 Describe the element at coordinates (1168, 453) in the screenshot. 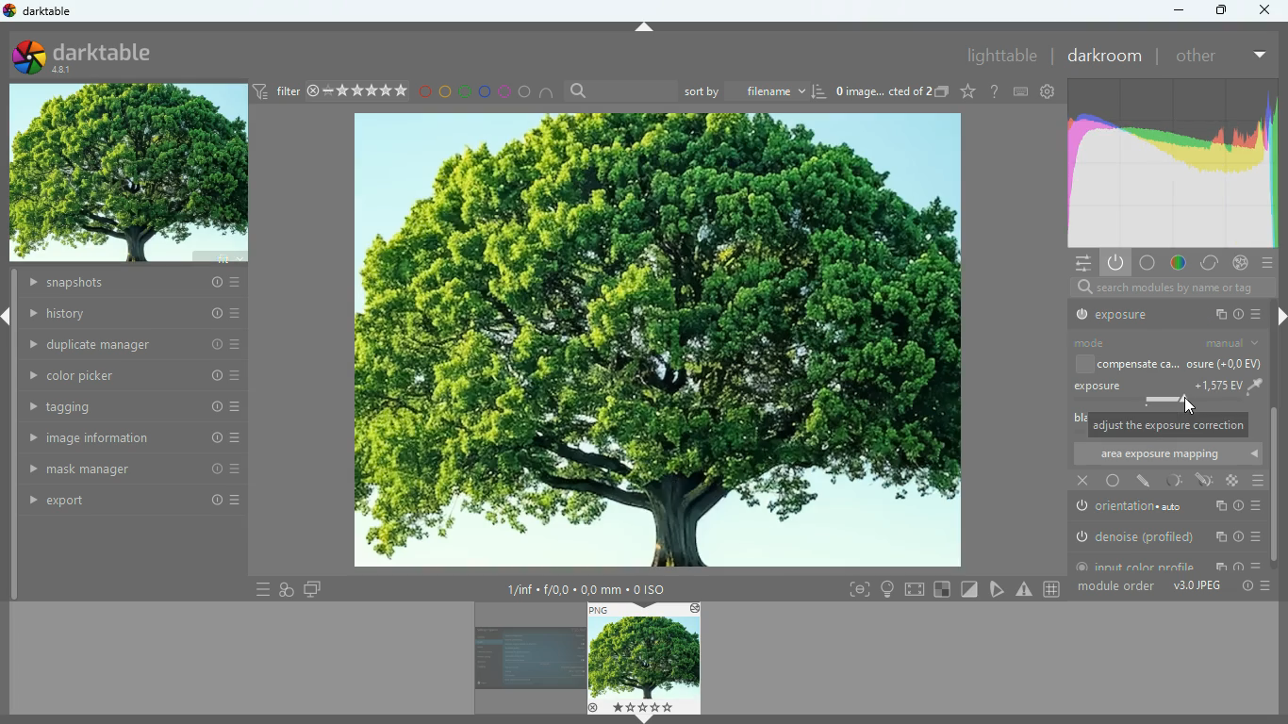

I see `area exposure mapping` at that location.